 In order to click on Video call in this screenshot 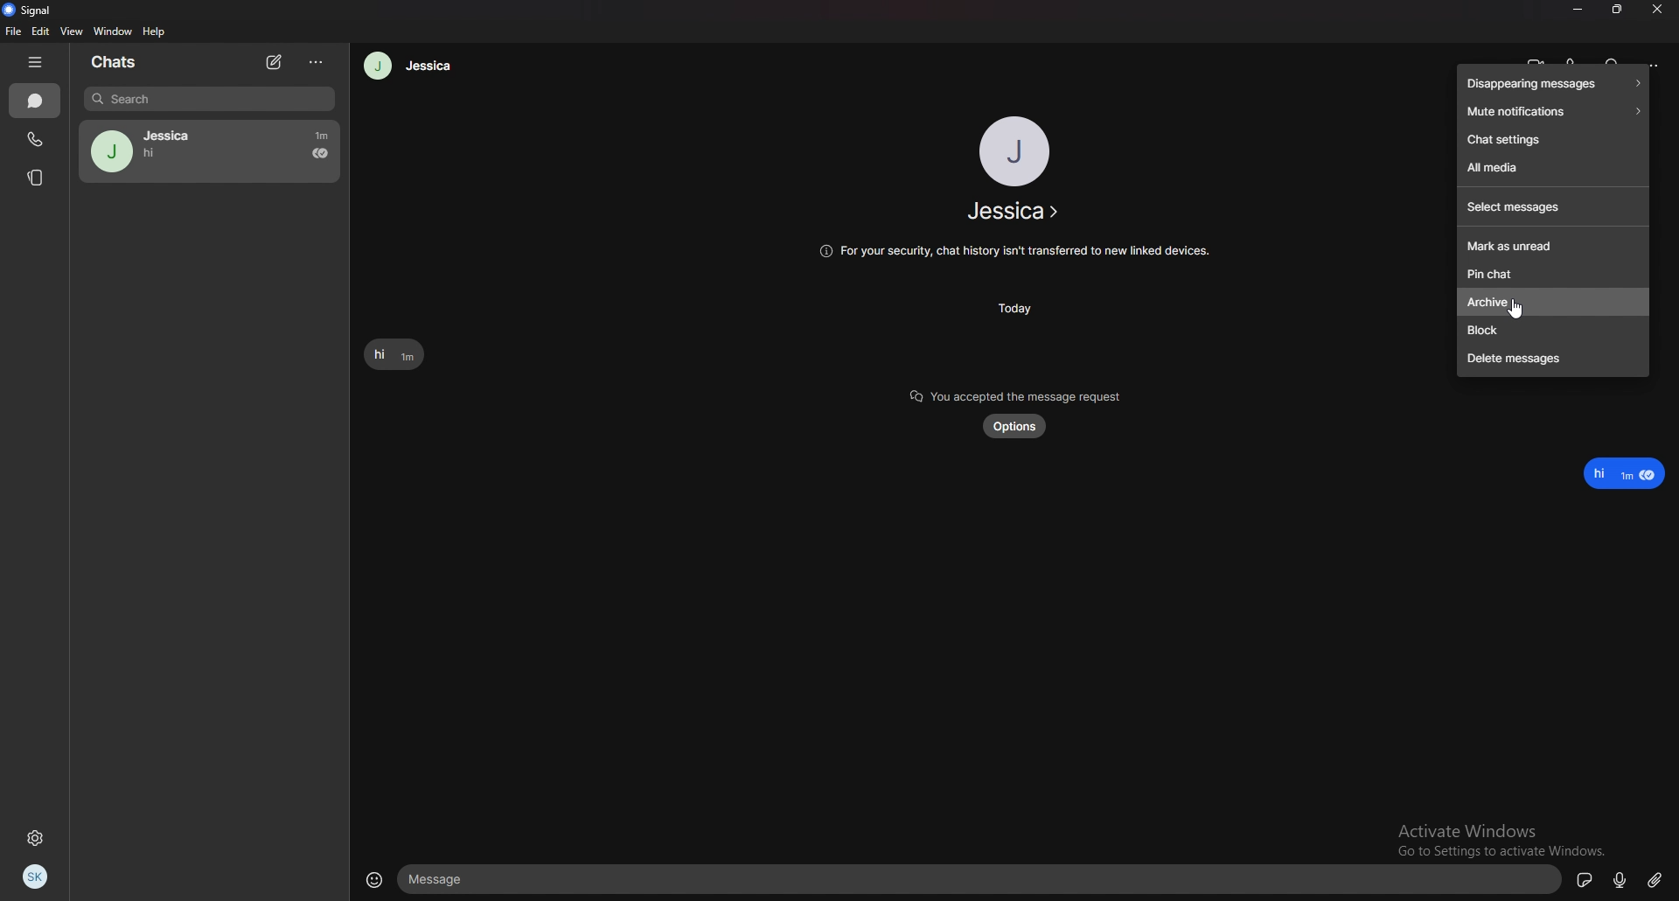, I will do `click(1538, 59)`.